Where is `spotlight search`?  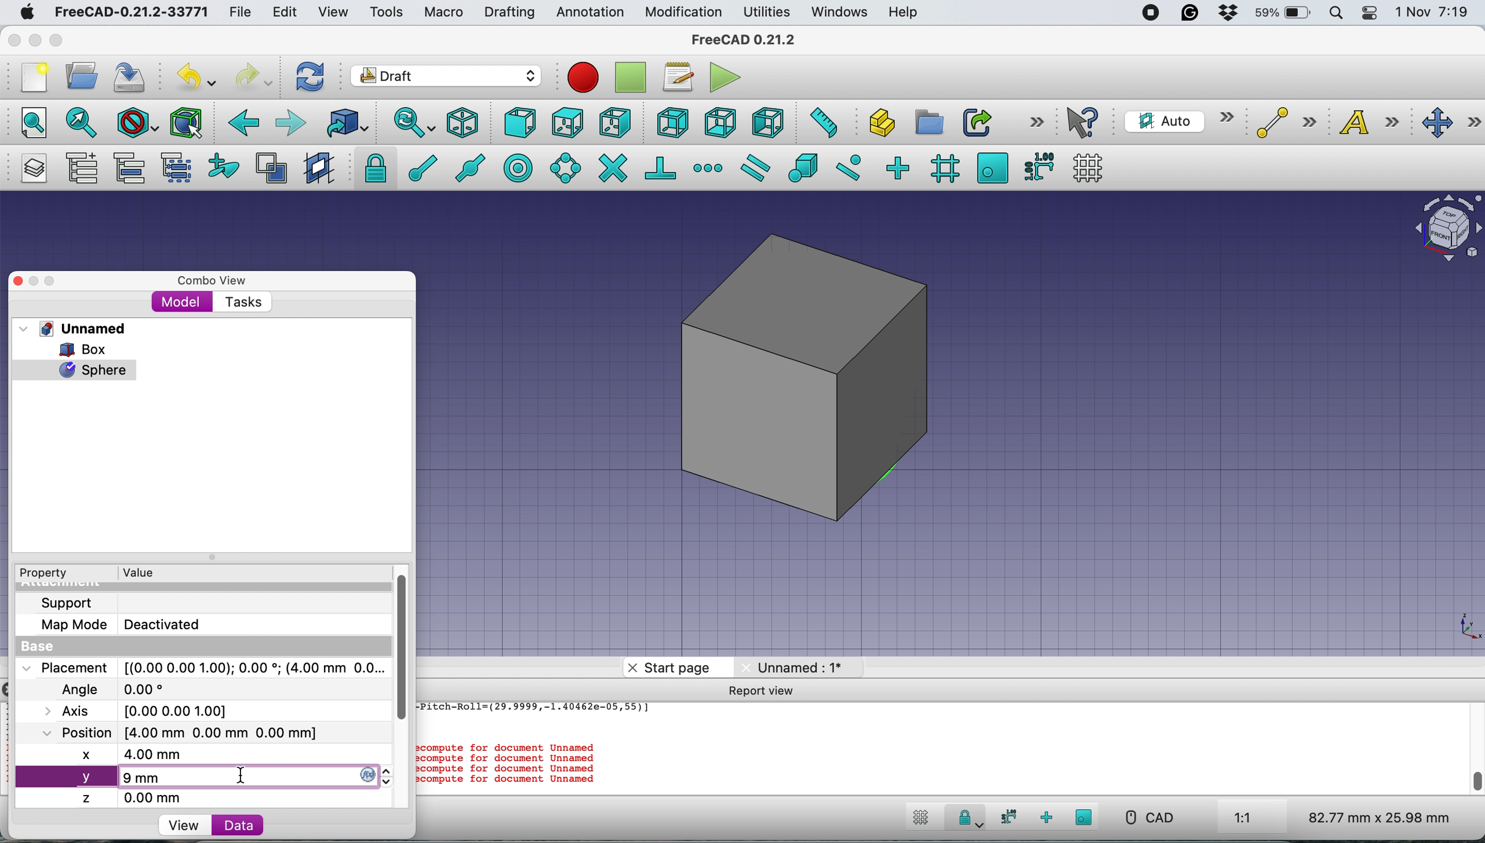 spotlight search is located at coordinates (1334, 14).